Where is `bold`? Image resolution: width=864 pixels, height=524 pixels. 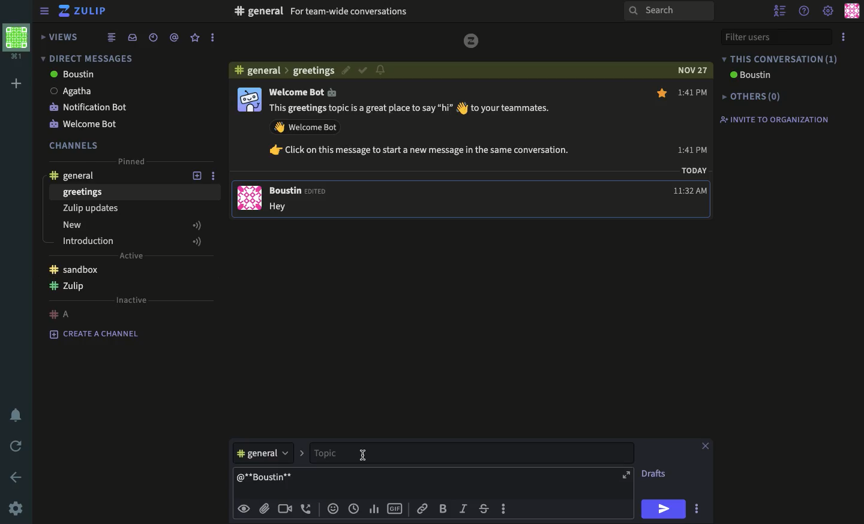 bold is located at coordinates (443, 509).